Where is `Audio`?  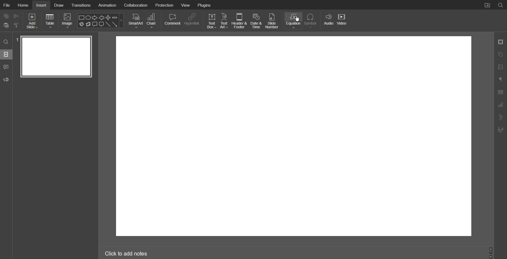
Audio is located at coordinates (329, 21).